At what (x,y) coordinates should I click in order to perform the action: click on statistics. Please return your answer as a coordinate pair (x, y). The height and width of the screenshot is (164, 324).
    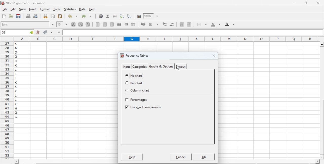
    Looking at the image, I should click on (69, 9).